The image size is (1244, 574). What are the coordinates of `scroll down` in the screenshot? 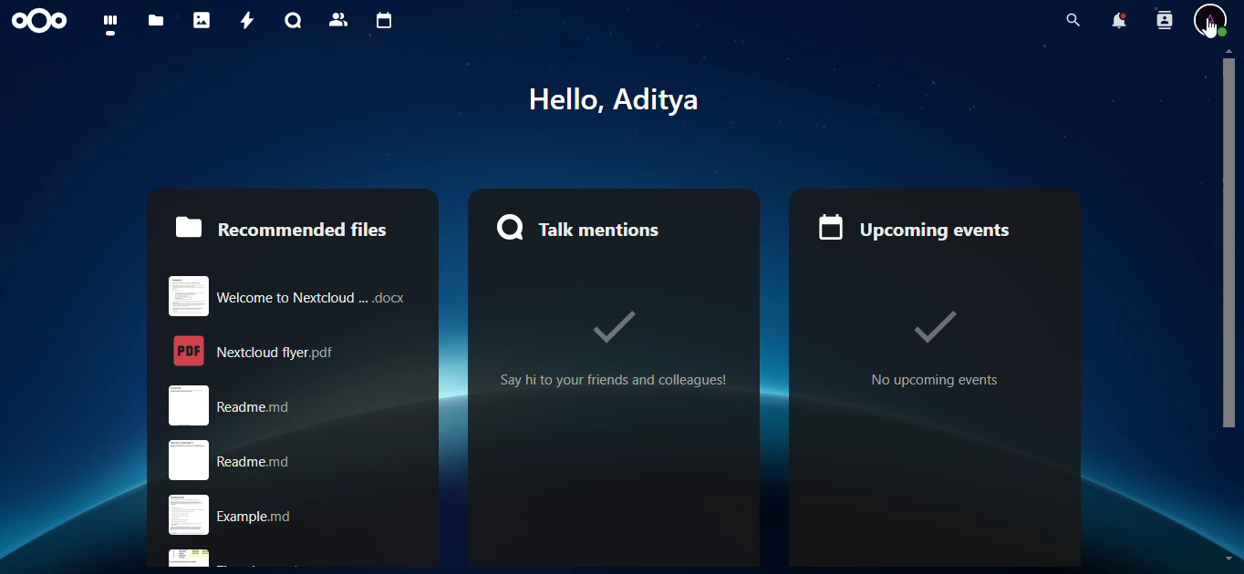 It's located at (1228, 556).